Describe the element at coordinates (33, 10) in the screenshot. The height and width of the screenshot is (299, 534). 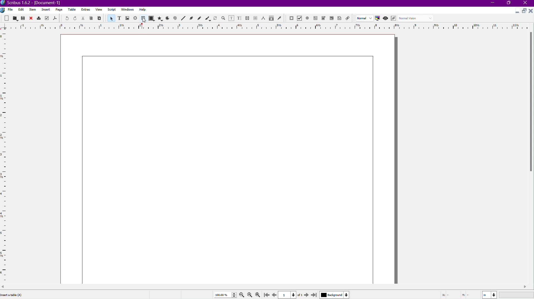
I see `Item` at that location.